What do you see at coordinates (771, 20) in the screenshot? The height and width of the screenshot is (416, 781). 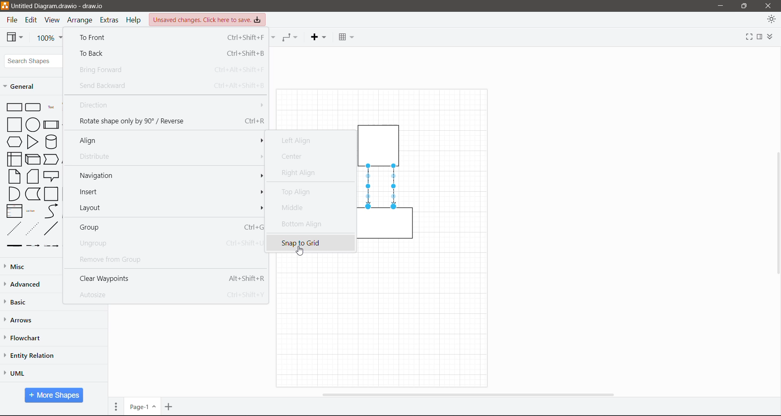 I see `Appearance` at bounding box center [771, 20].